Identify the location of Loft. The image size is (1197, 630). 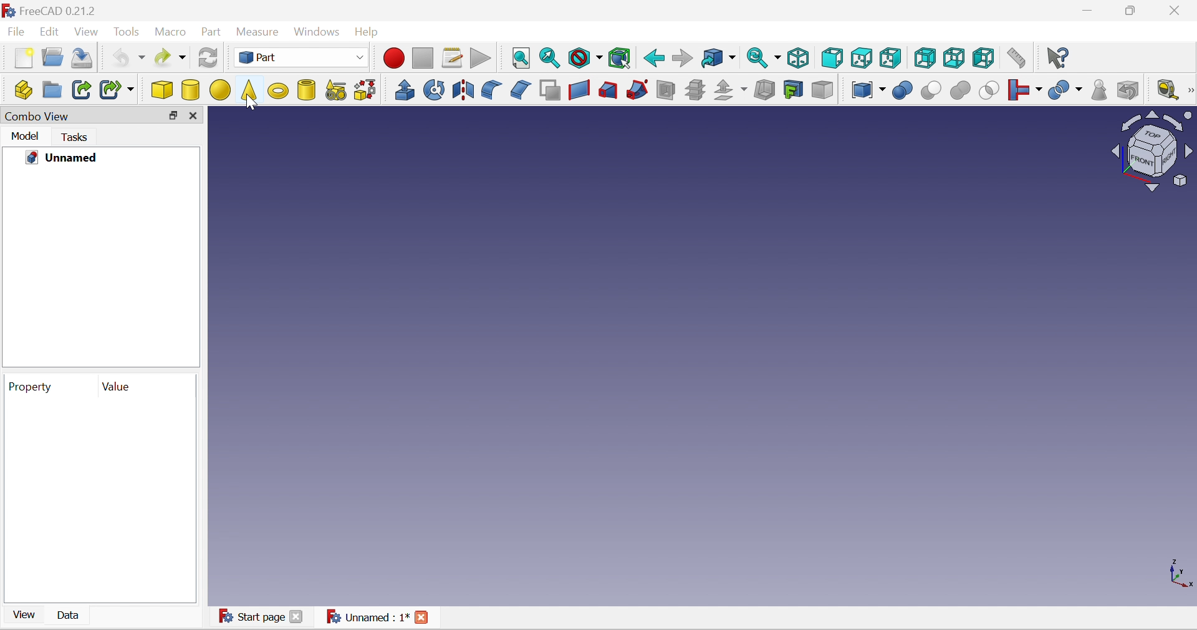
(610, 91).